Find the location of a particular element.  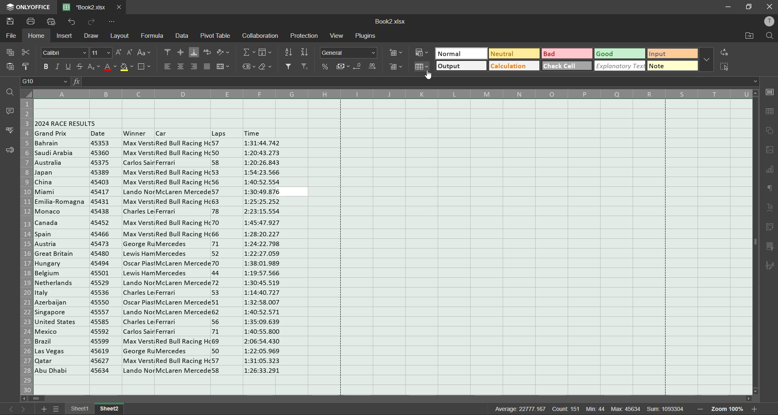

borders is located at coordinates (145, 68).